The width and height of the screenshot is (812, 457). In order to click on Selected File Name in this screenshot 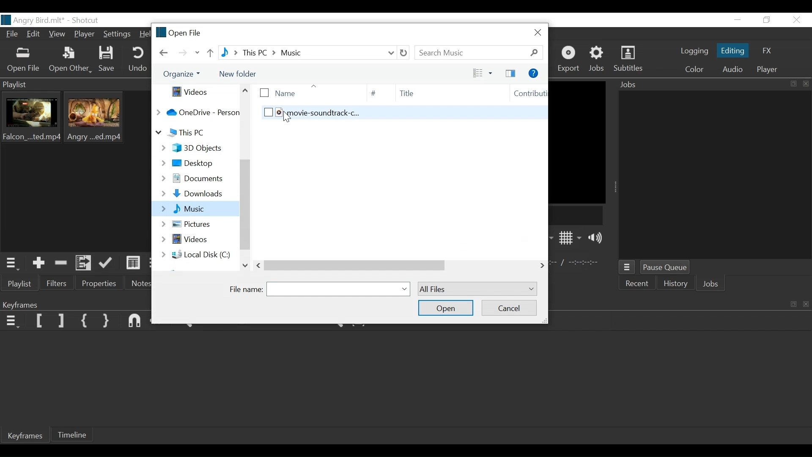, I will do `click(339, 289)`.